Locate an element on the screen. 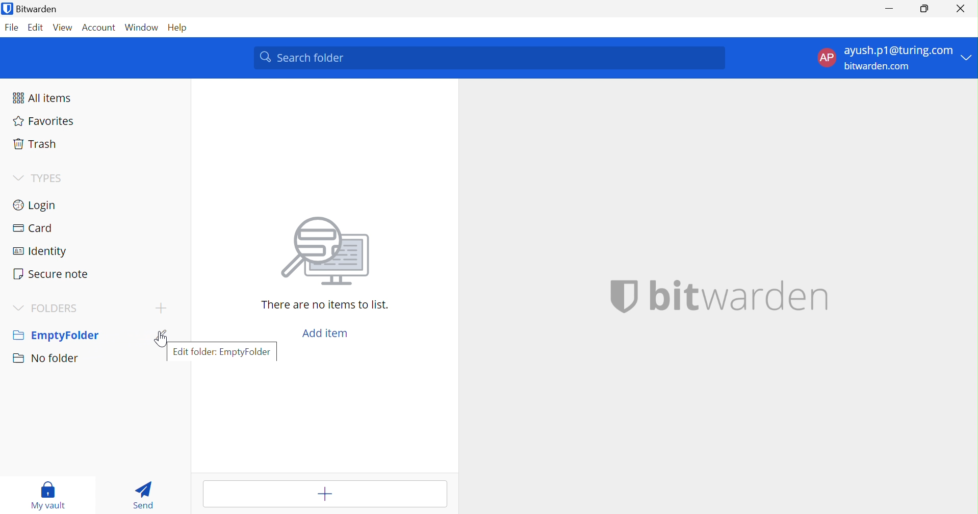 This screenshot has width=978, height=514. View is located at coordinates (63, 28).